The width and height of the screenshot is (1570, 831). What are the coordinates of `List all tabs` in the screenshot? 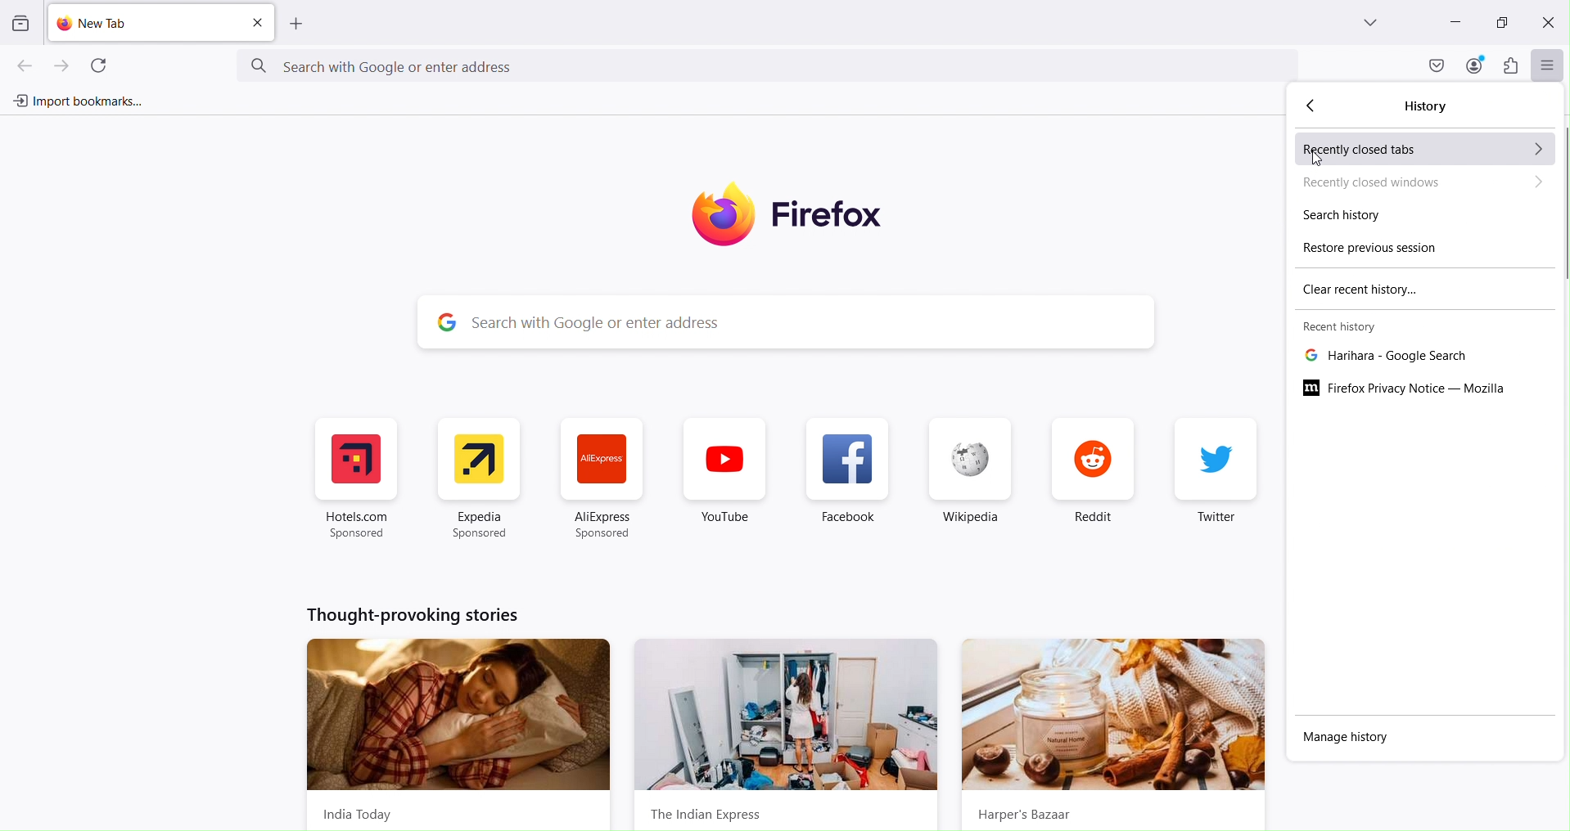 It's located at (1373, 23).